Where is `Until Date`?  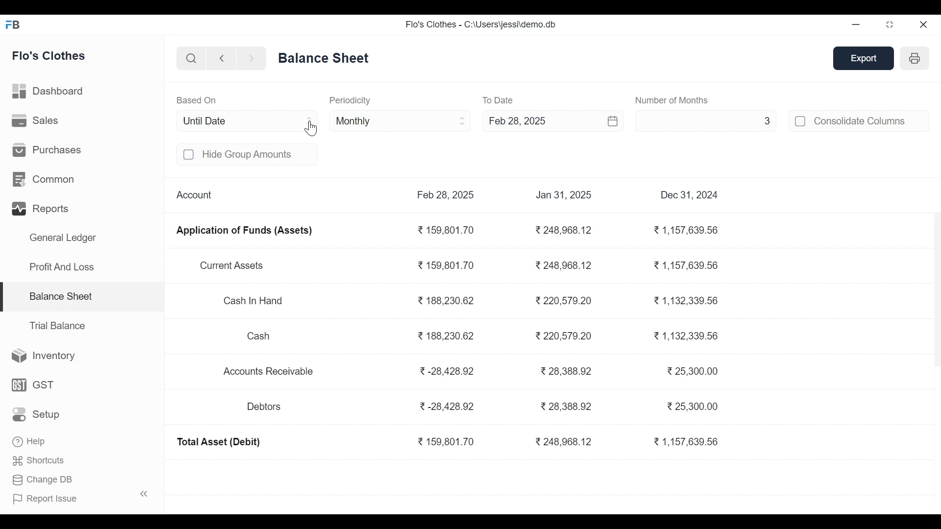
Until Date is located at coordinates (247, 121).